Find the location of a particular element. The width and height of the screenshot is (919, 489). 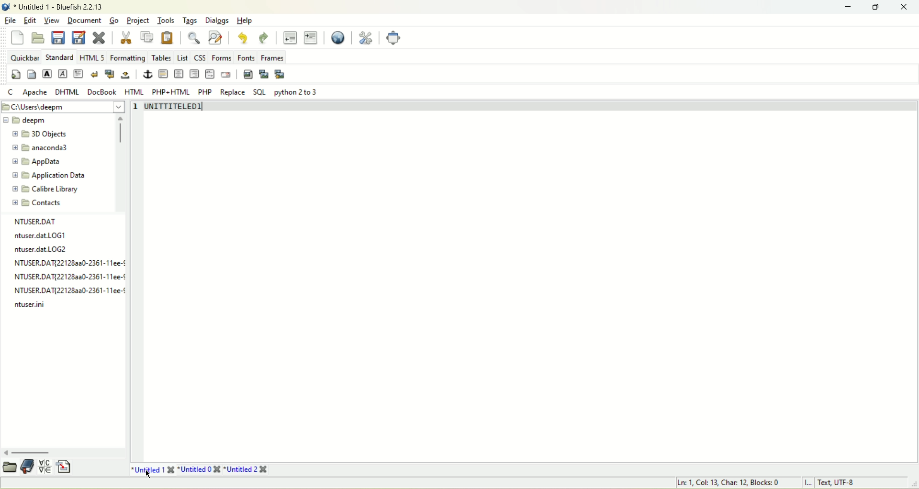

DocBook is located at coordinates (101, 91).